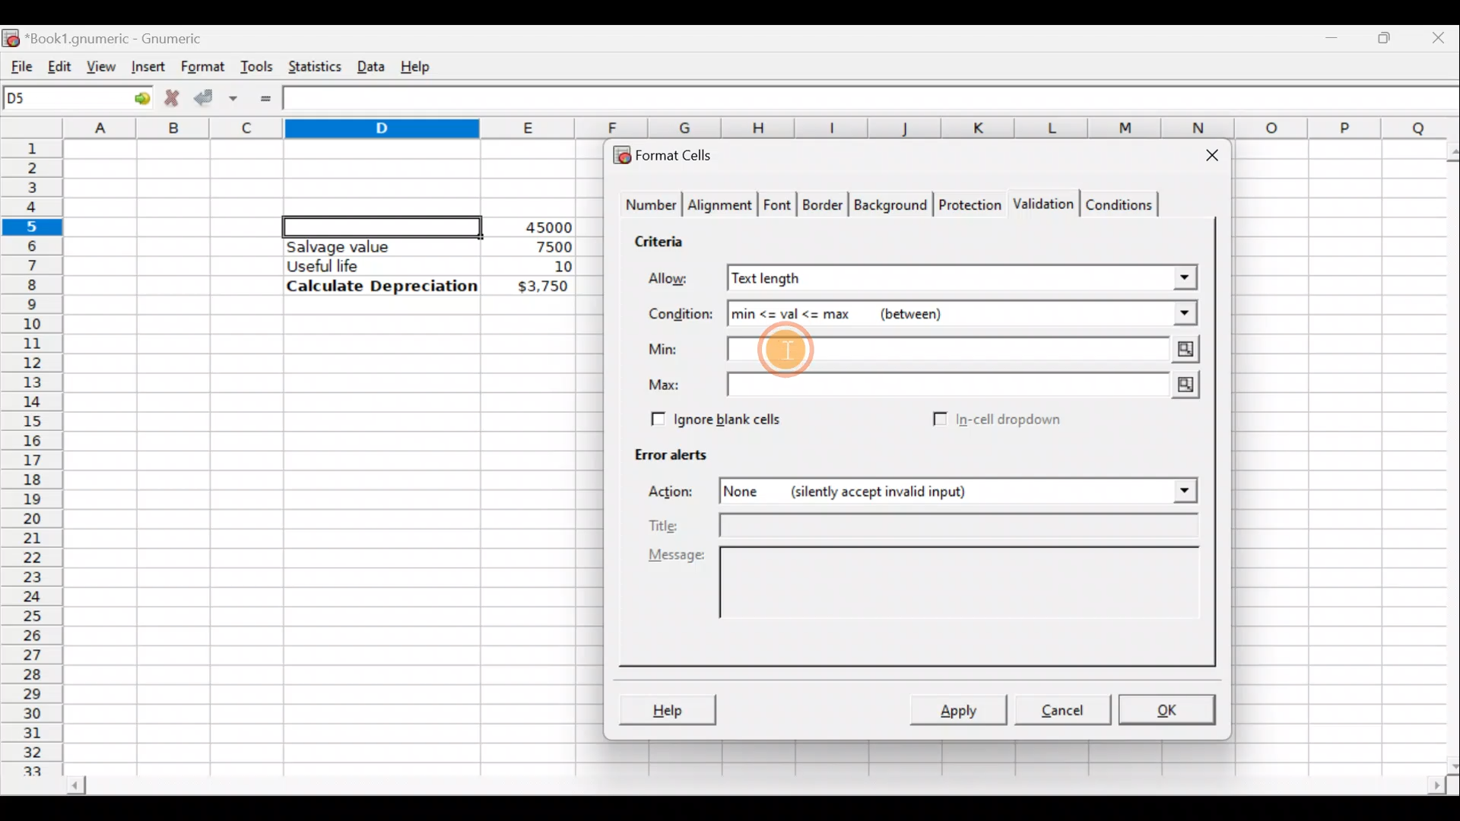 This screenshot has width=1460, height=821. I want to click on File, so click(17, 63).